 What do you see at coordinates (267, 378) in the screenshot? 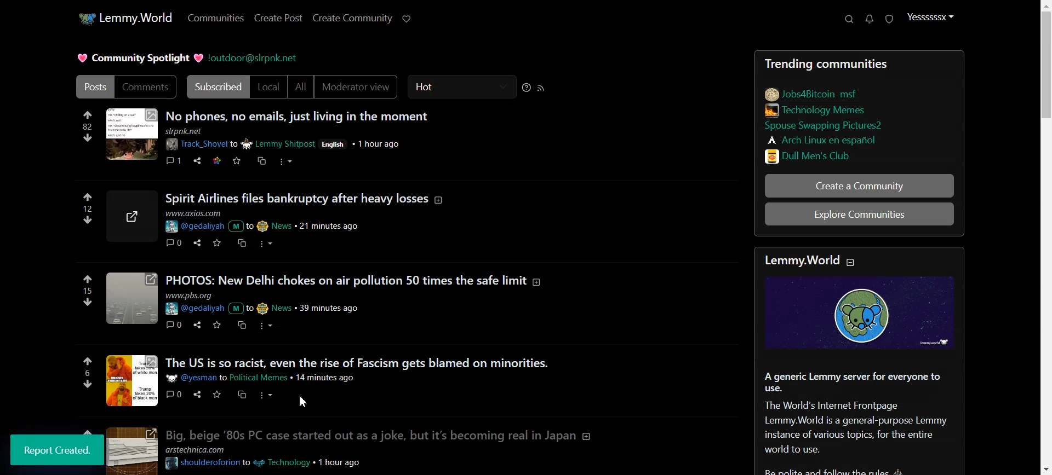
I see `post details` at bounding box center [267, 378].